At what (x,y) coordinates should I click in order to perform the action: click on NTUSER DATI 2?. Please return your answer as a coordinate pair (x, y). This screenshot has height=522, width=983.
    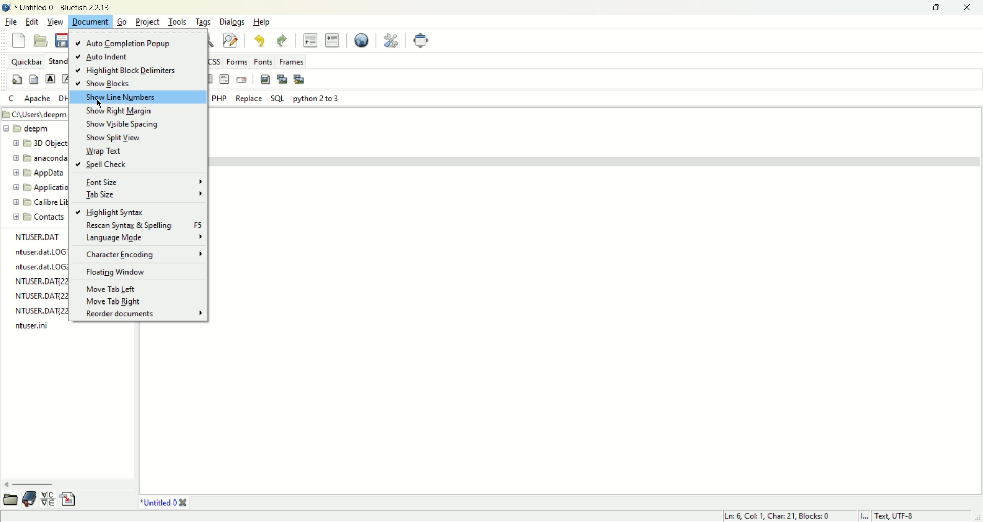
    Looking at the image, I should click on (41, 294).